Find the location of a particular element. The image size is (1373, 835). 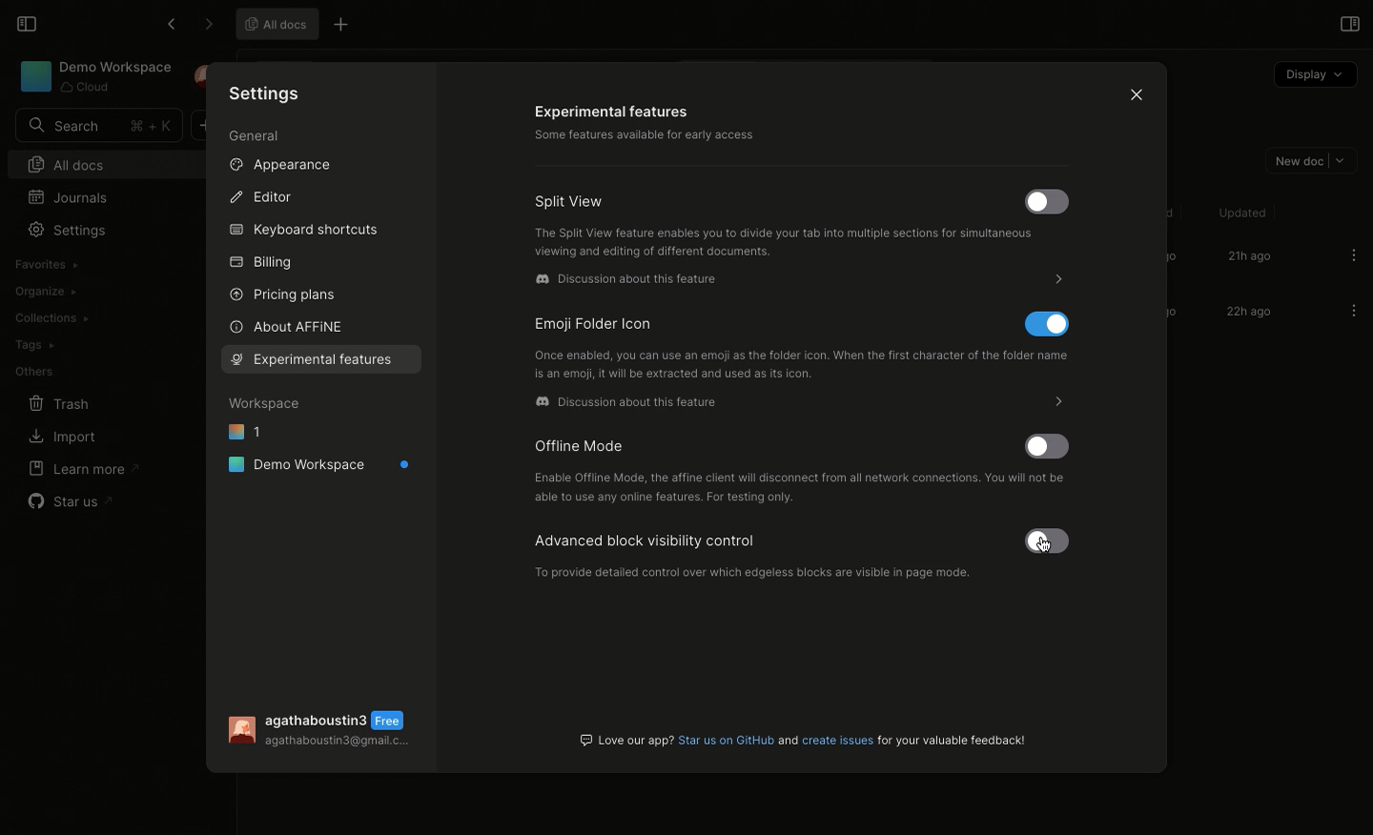

Editor is located at coordinates (259, 195).